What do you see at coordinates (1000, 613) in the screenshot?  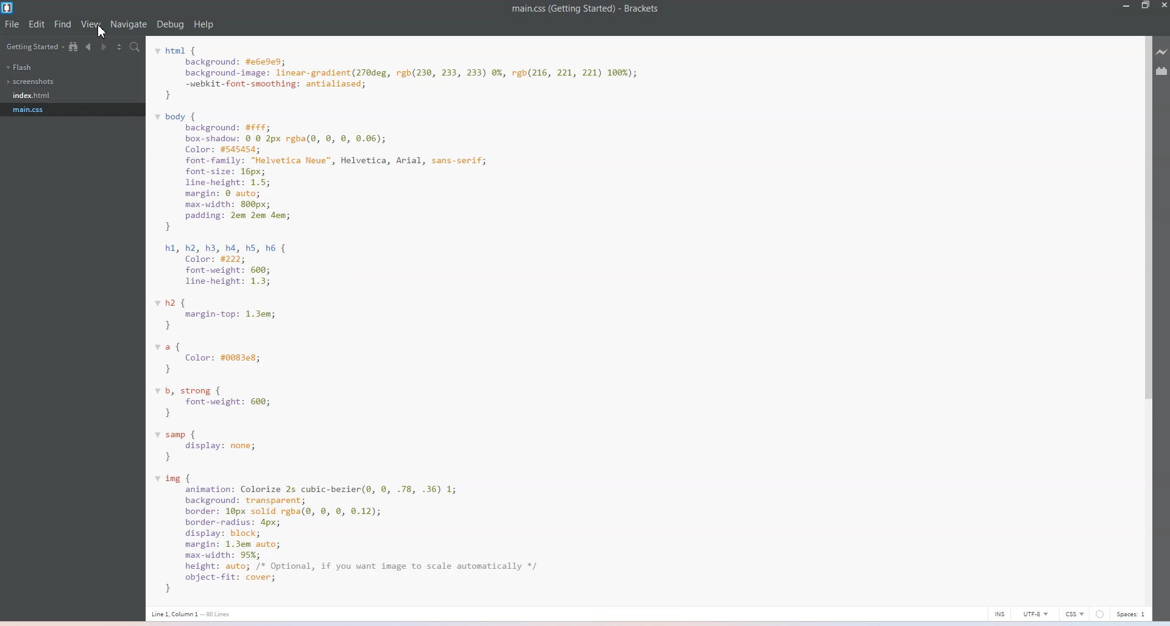 I see `INS` at bounding box center [1000, 613].